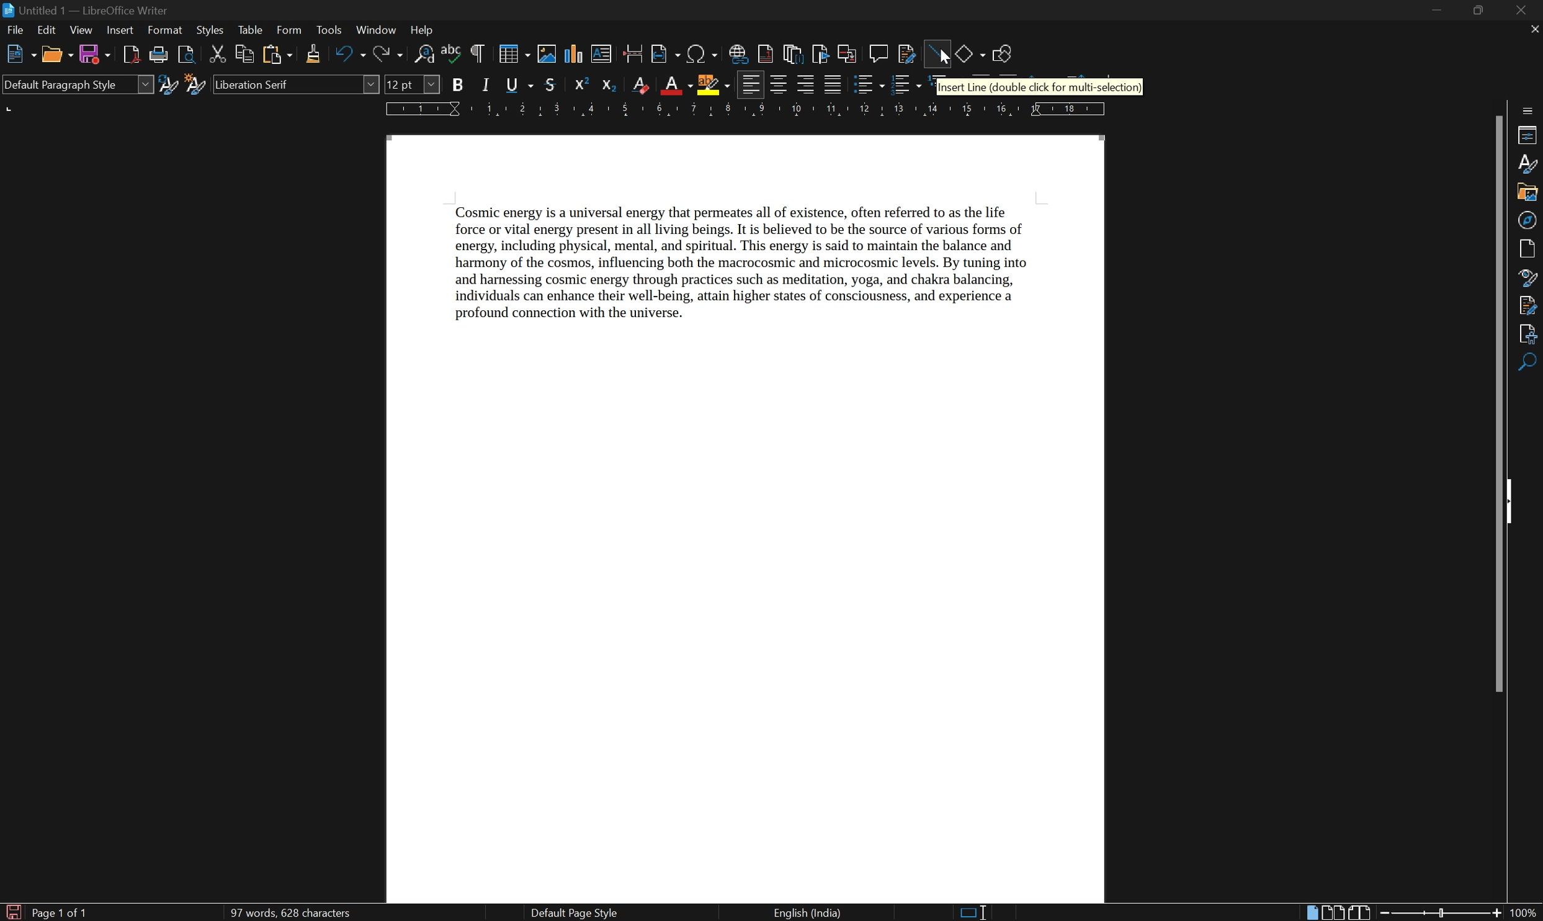  What do you see at coordinates (47, 32) in the screenshot?
I see `edit` at bounding box center [47, 32].